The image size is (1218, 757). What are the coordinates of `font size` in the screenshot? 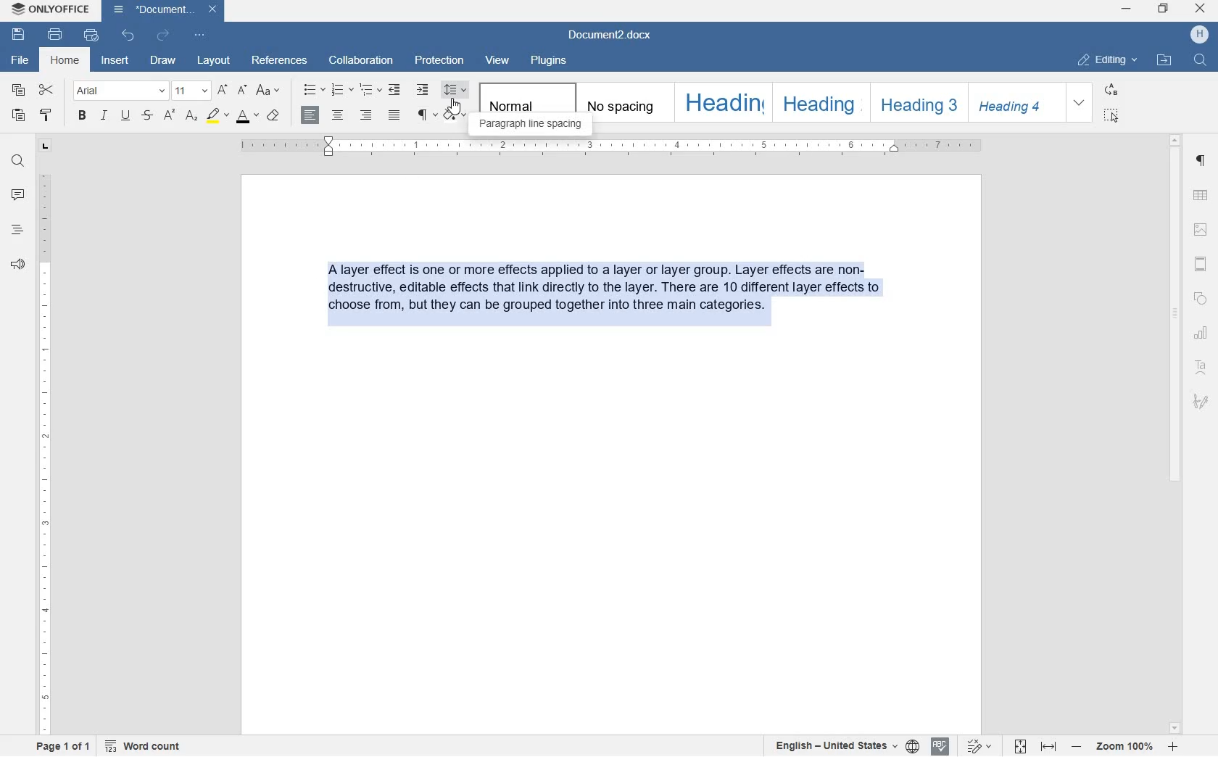 It's located at (192, 91).